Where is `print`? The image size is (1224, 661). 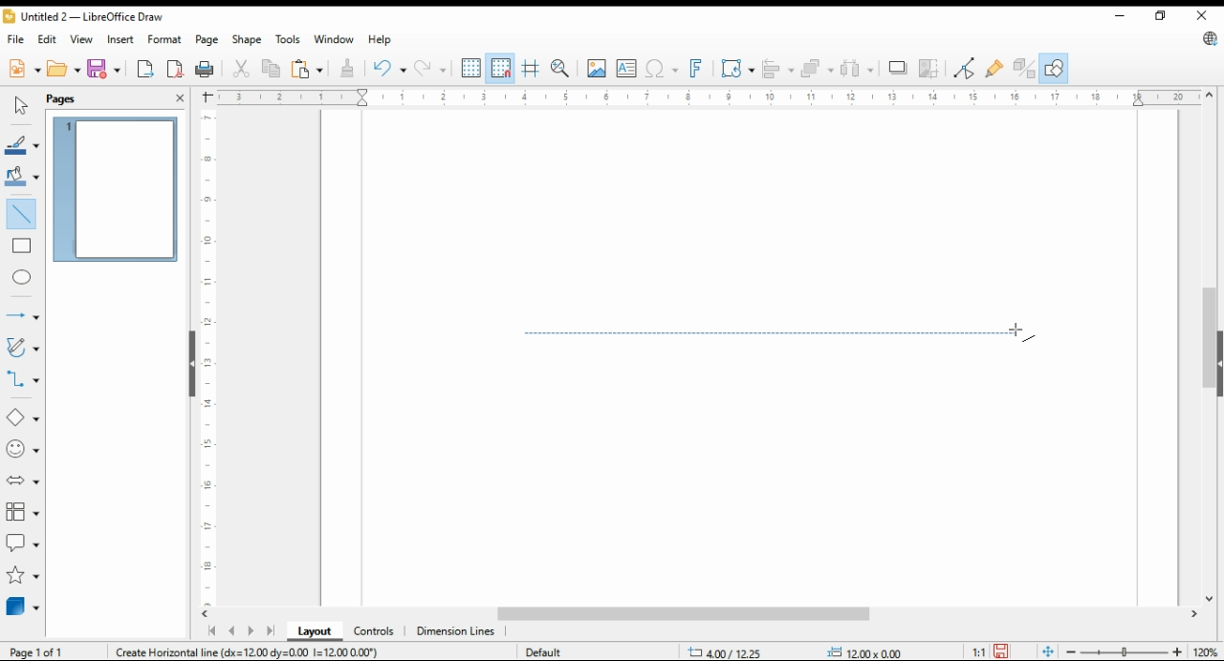 print is located at coordinates (206, 69).